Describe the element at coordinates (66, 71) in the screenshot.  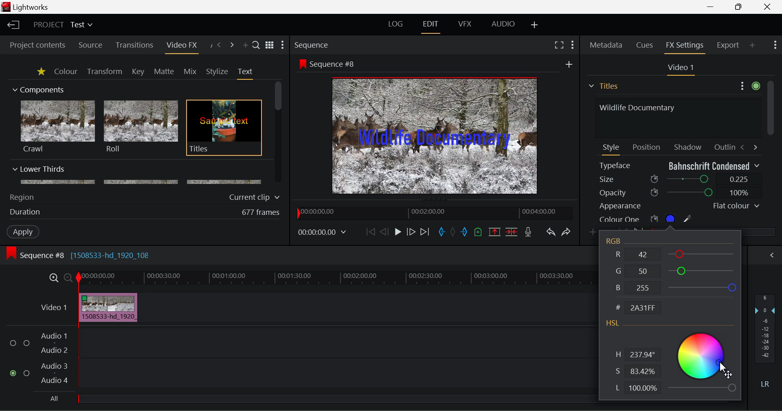
I see `Colour` at that location.